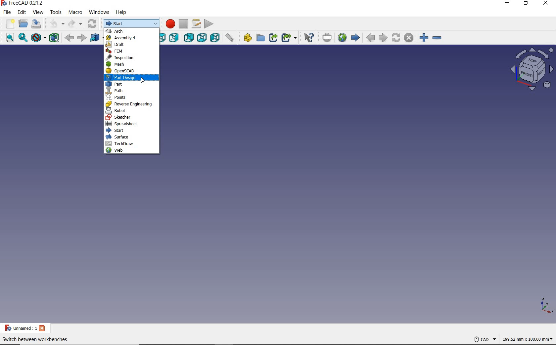 The height and width of the screenshot is (345, 556). I want to click on dimension axis, so click(546, 304).